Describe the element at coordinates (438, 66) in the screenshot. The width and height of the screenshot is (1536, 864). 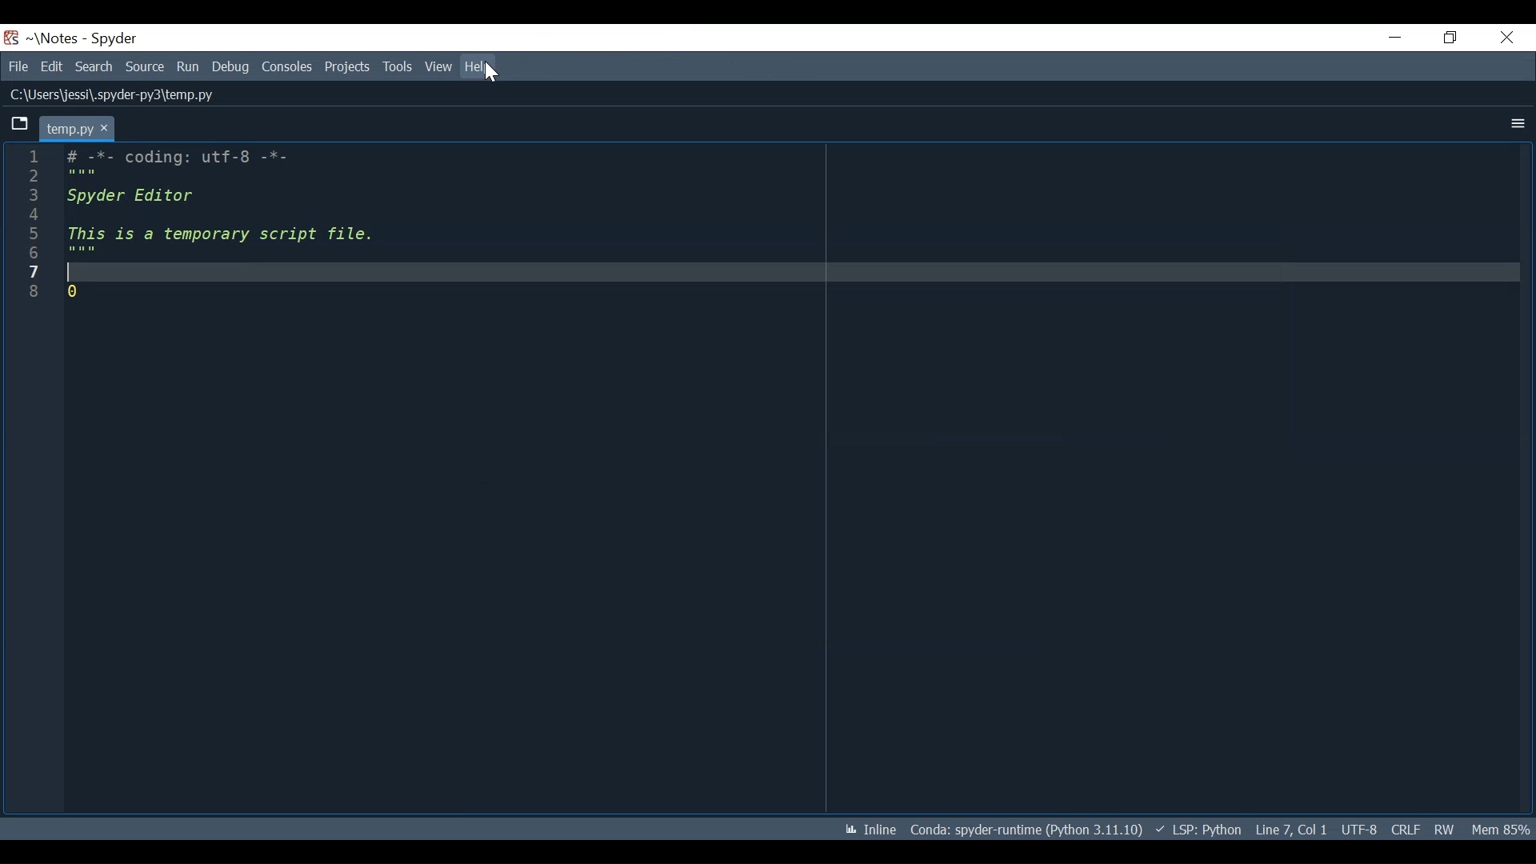
I see `View` at that location.